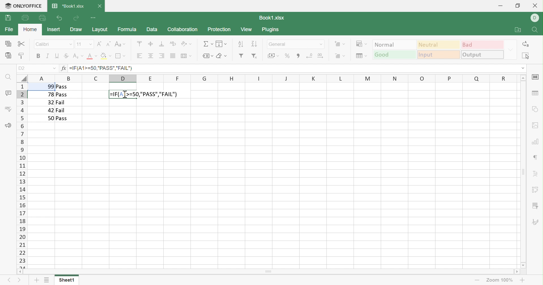 The width and height of the screenshot is (543, 285). Describe the element at coordinates (151, 56) in the screenshot. I see `Align middle` at that location.